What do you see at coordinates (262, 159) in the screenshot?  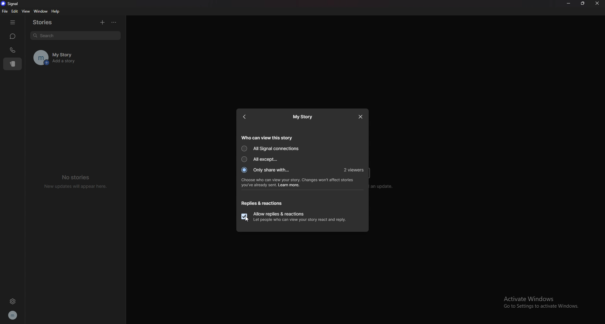 I see `all except` at bounding box center [262, 159].